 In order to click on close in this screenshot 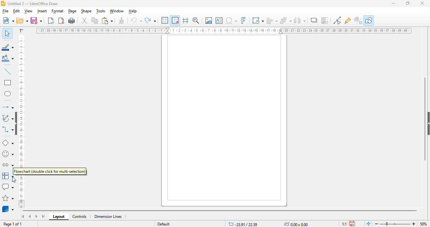, I will do `click(422, 3)`.